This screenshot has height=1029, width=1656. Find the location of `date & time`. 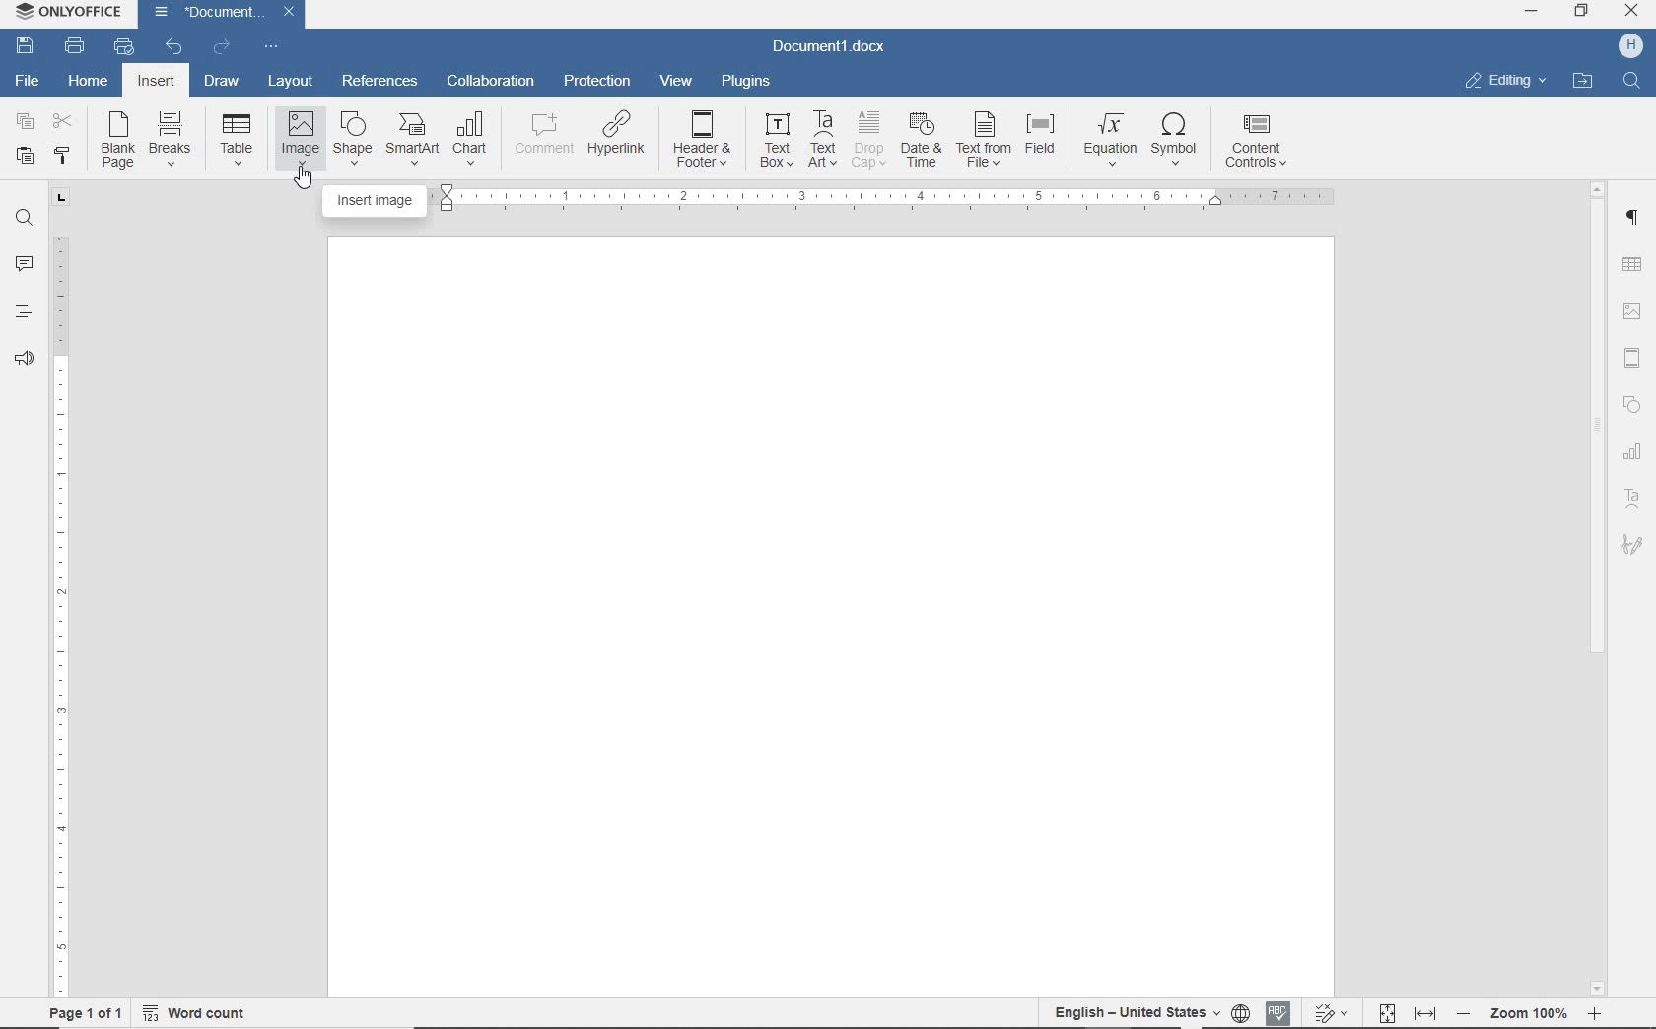

date & time is located at coordinates (923, 137).